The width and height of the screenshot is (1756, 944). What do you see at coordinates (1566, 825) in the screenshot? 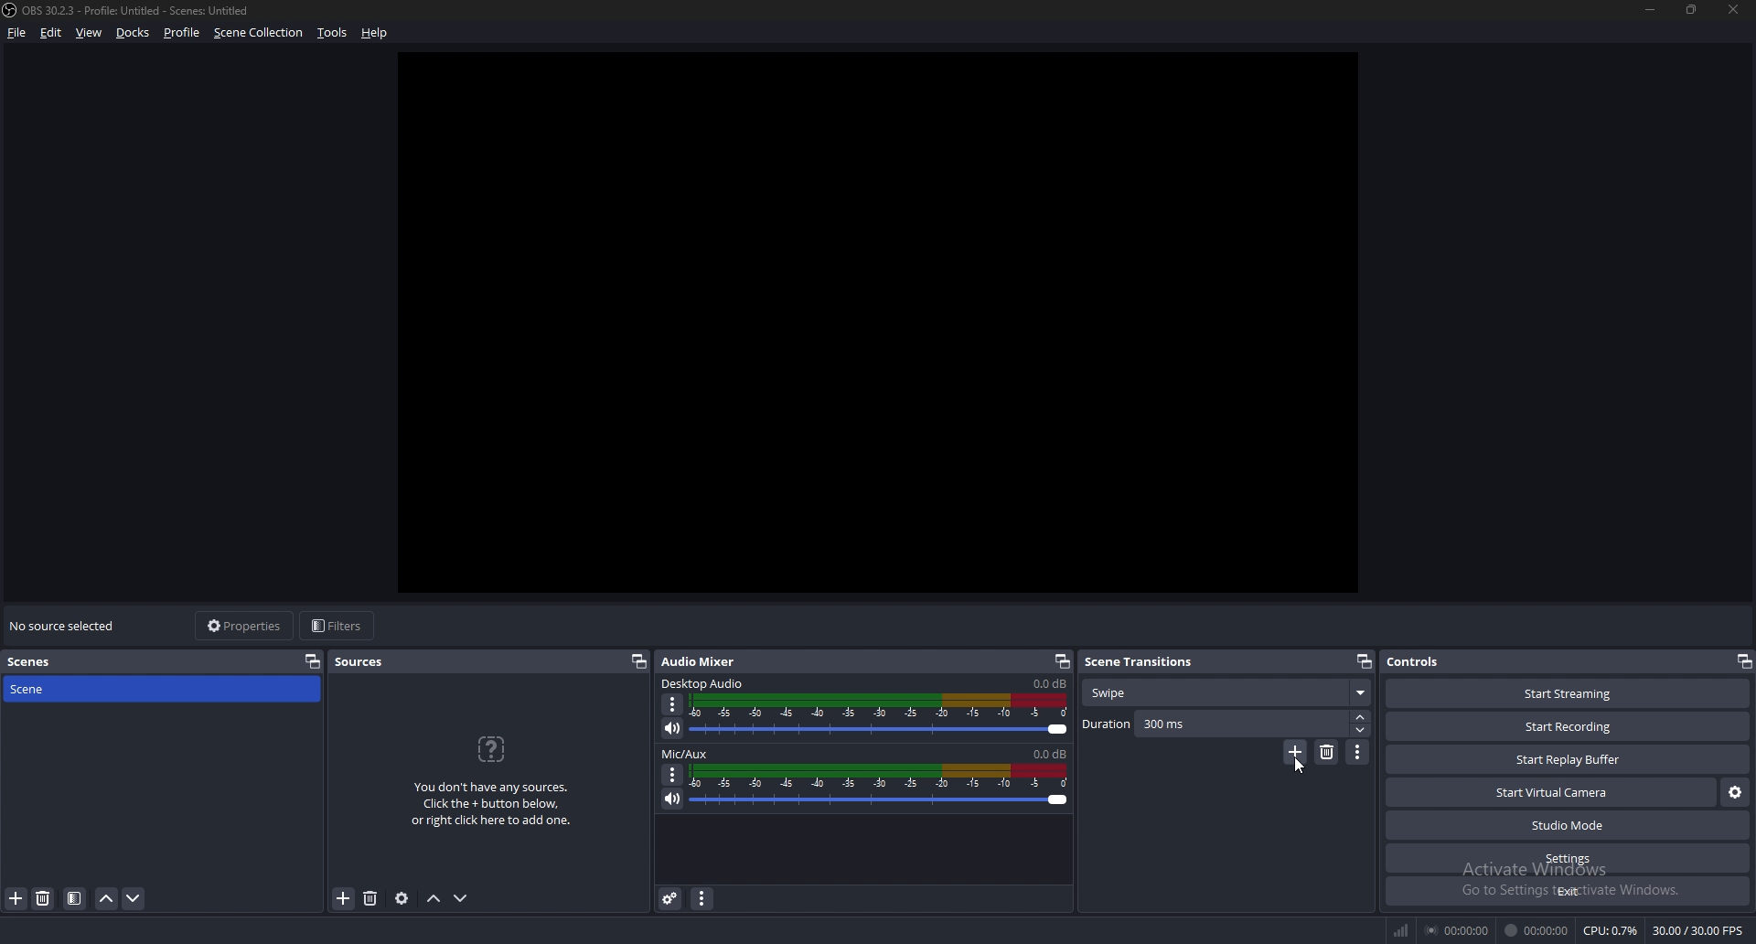
I see `studio mode` at bounding box center [1566, 825].